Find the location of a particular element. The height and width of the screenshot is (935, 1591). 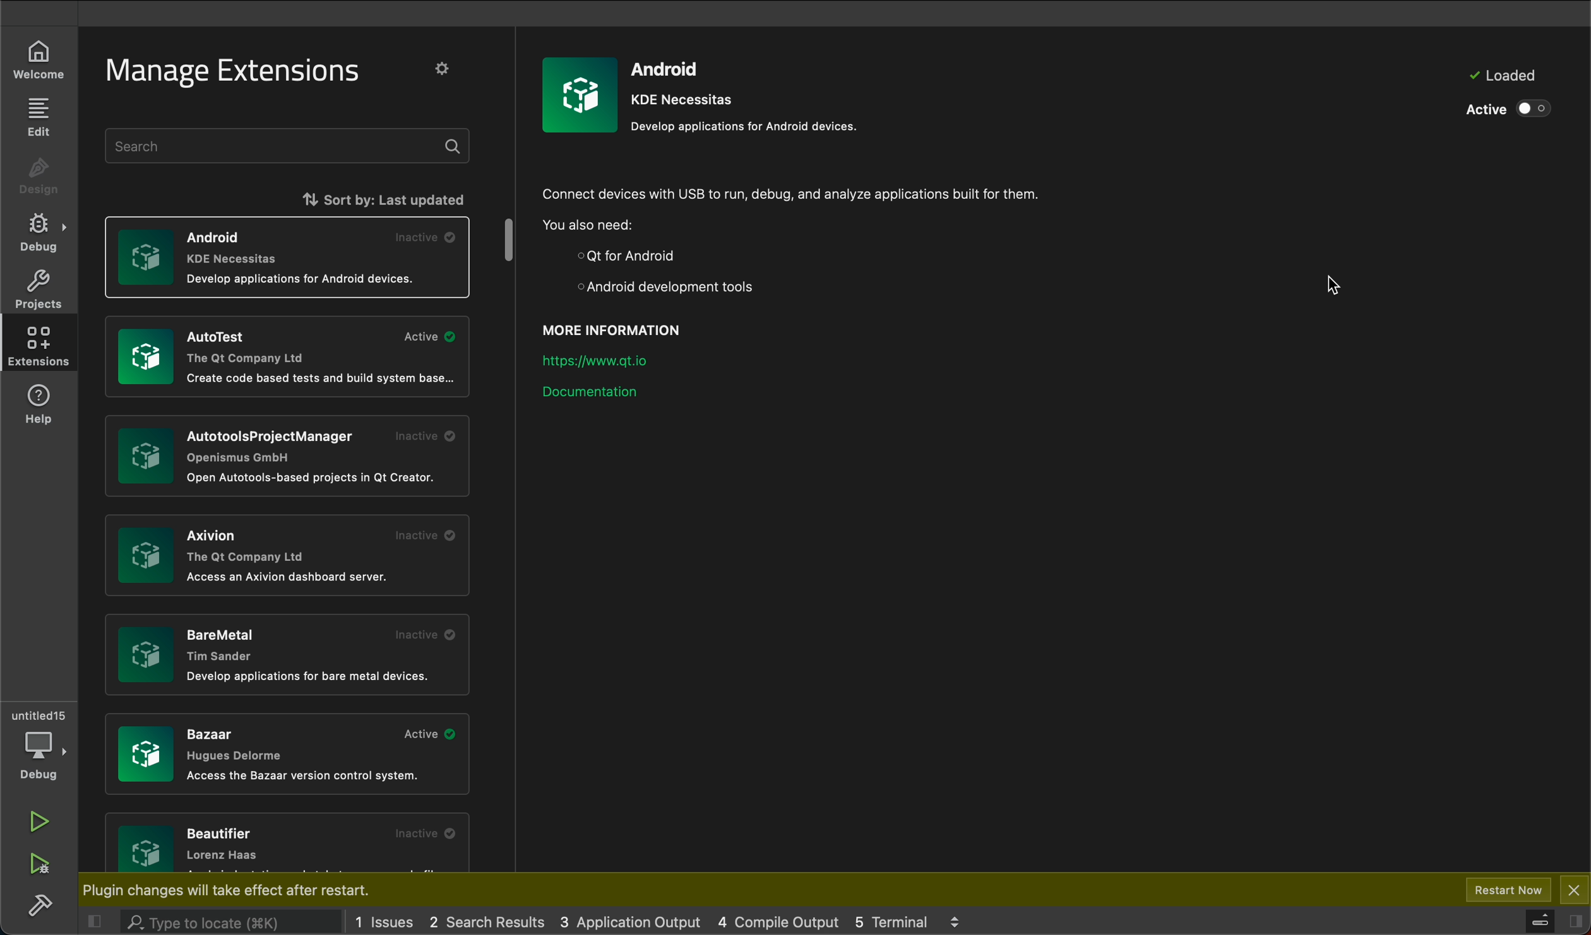

logs is located at coordinates (897, 920).